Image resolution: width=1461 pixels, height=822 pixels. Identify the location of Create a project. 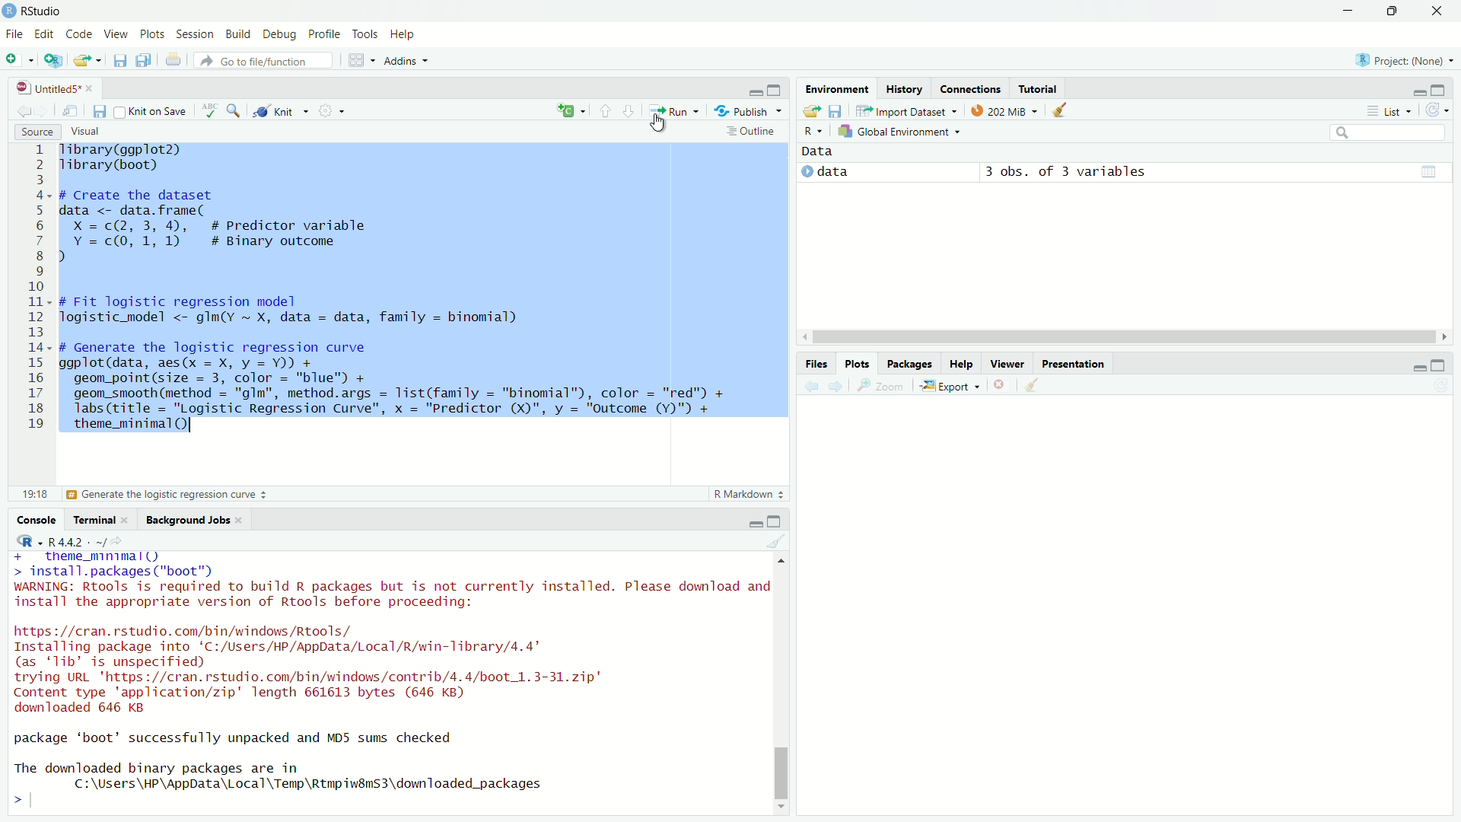
(53, 60).